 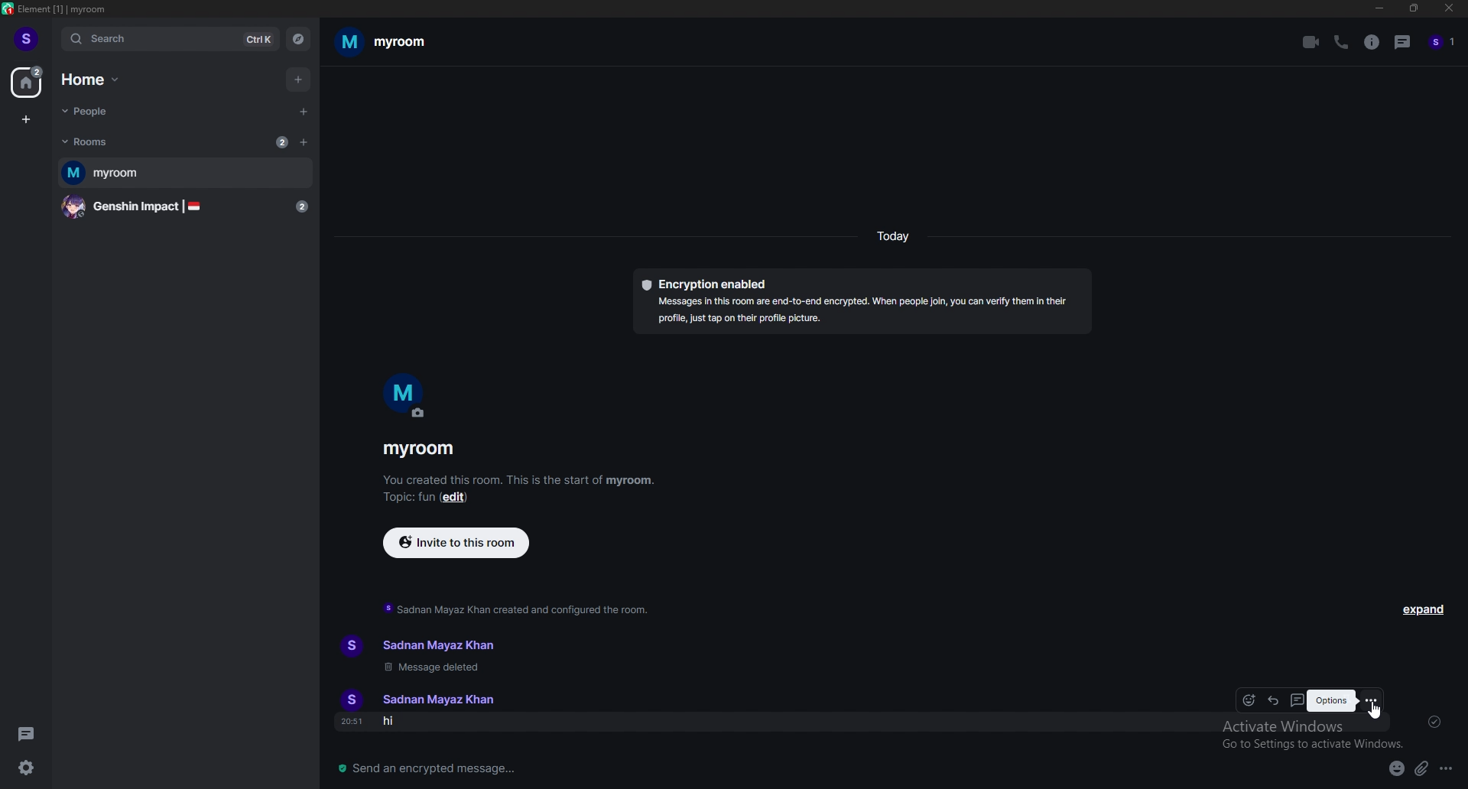 I want to click on threads, so click(x=1296, y=700).